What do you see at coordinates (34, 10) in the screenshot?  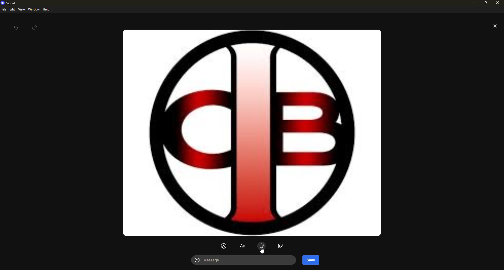 I see `window` at bounding box center [34, 10].